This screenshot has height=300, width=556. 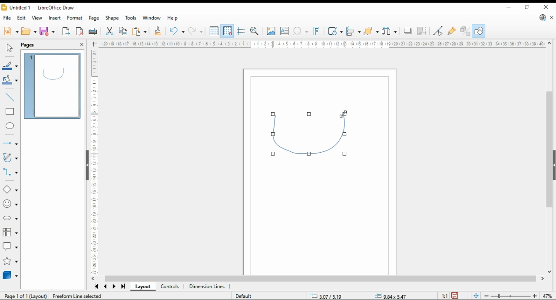 What do you see at coordinates (96, 286) in the screenshot?
I see `first page` at bounding box center [96, 286].